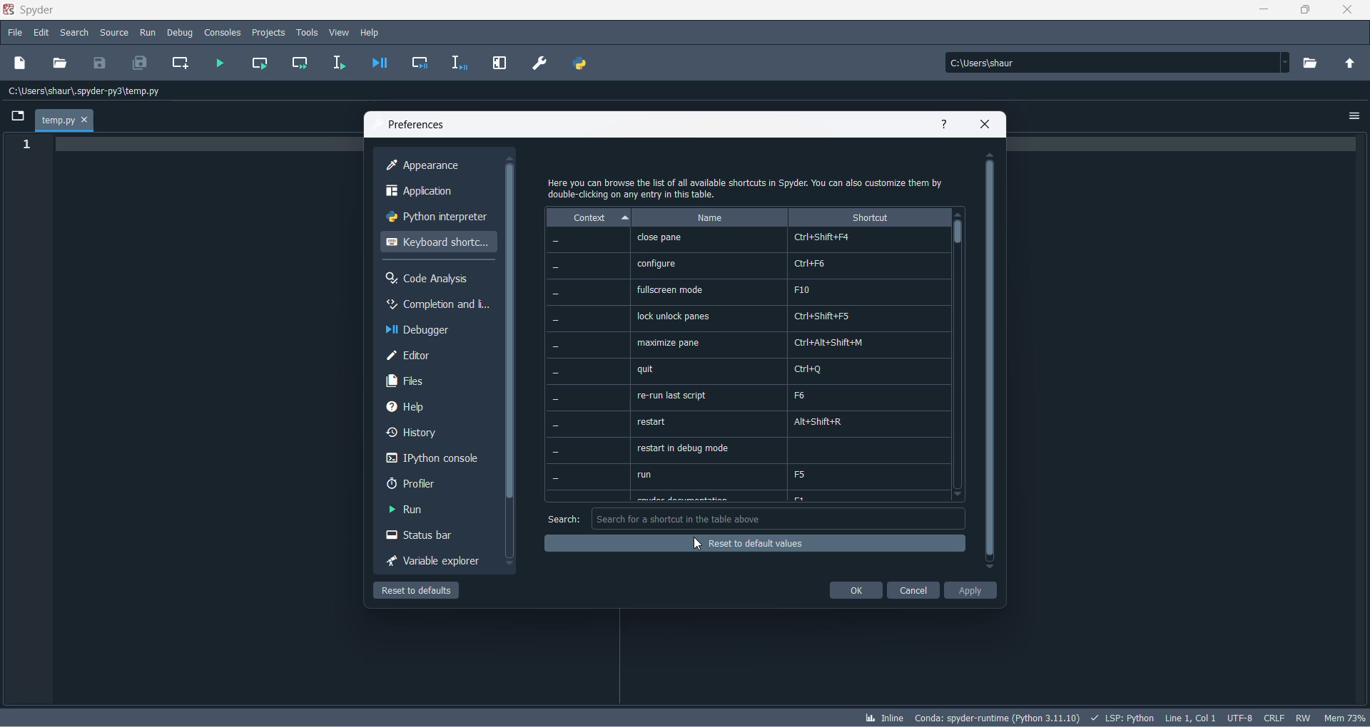 This screenshot has width=1370, height=727. What do you see at coordinates (415, 592) in the screenshot?
I see `reset to defaul` at bounding box center [415, 592].